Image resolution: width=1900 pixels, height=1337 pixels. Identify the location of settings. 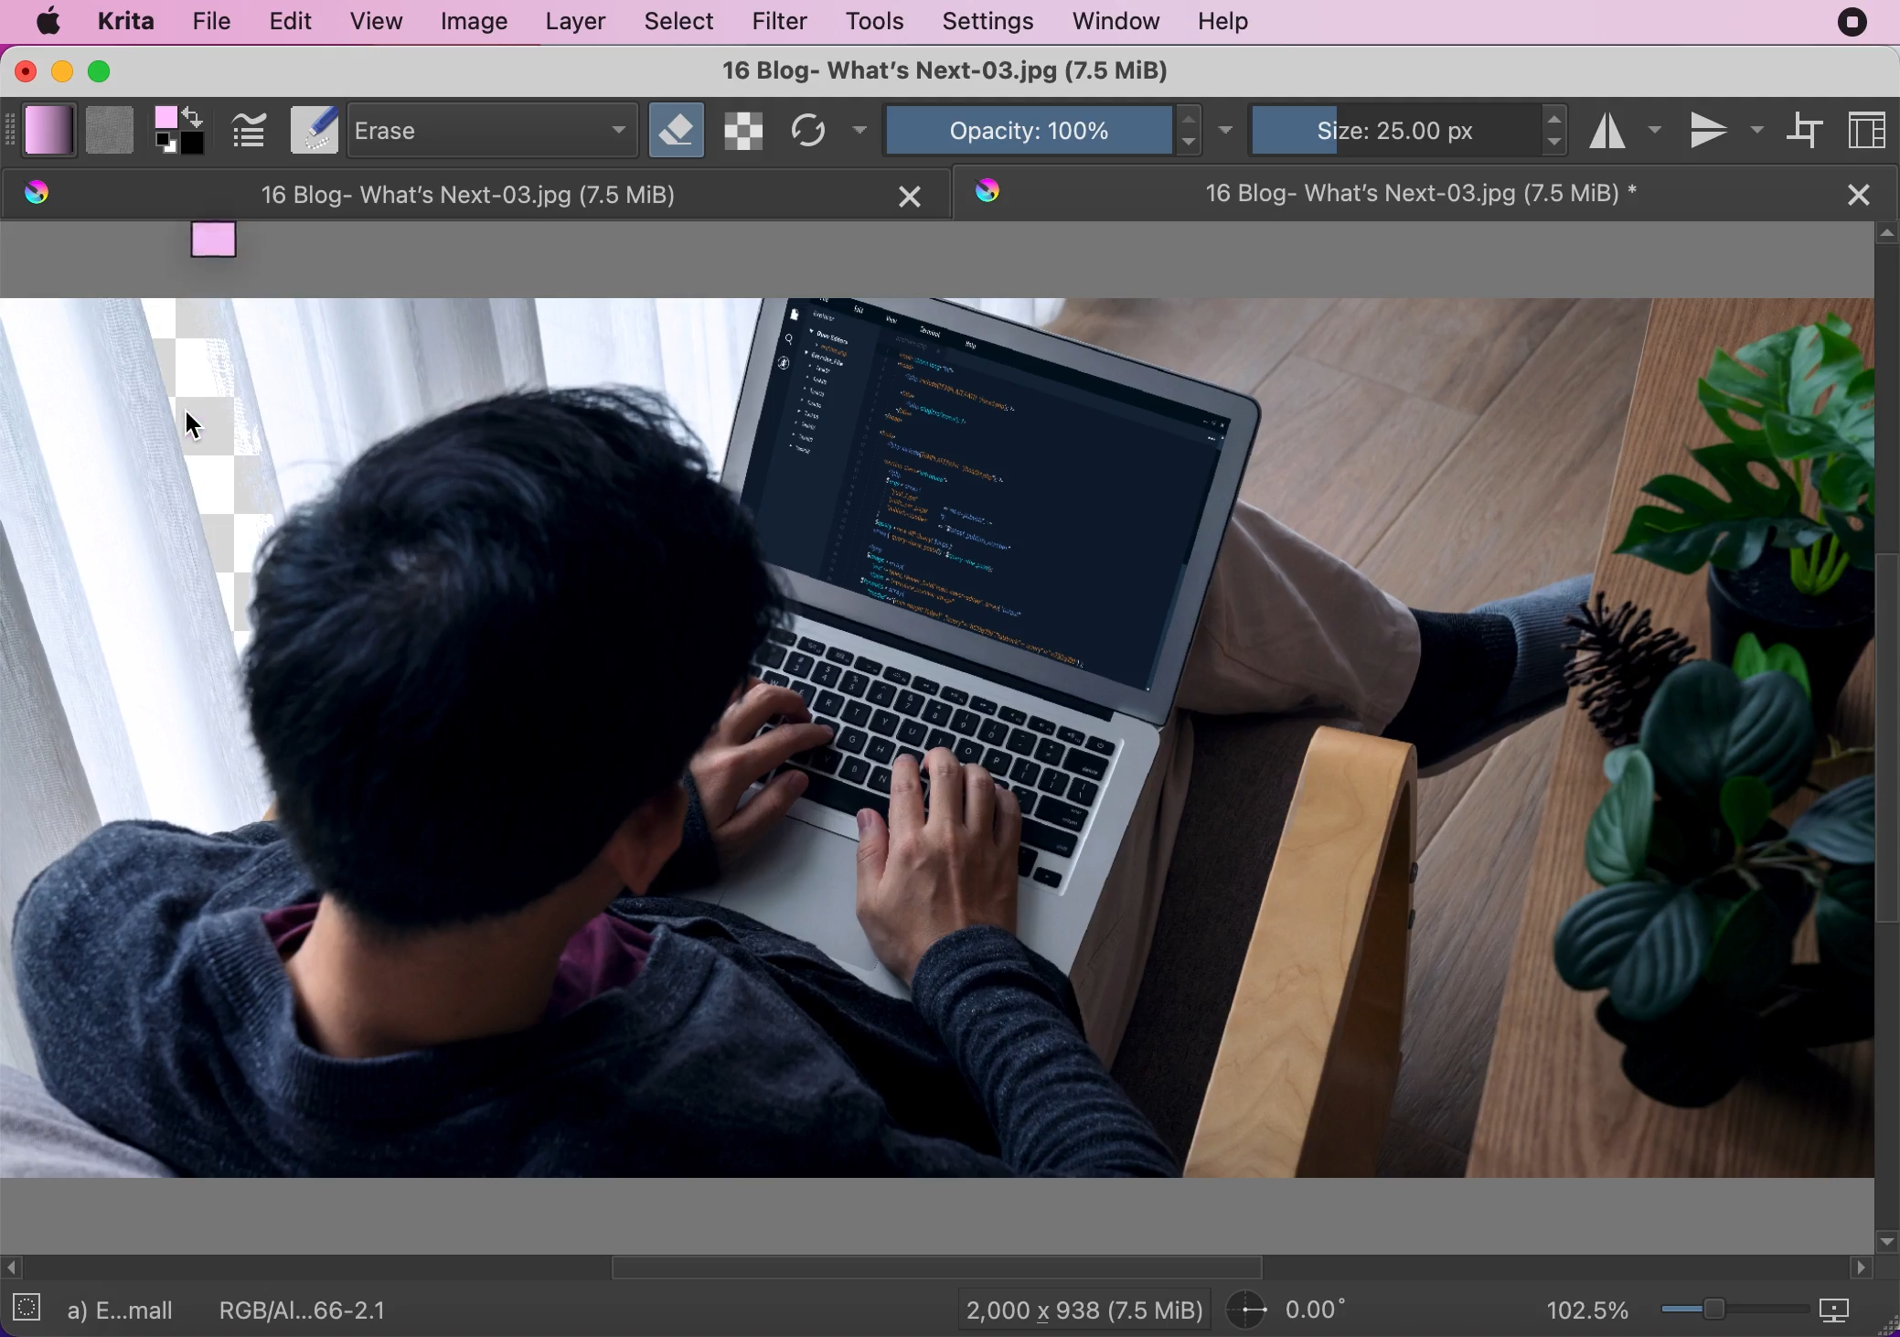
(988, 21).